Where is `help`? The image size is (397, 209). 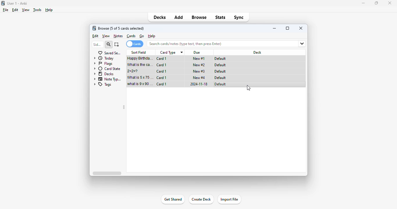 help is located at coordinates (49, 10).